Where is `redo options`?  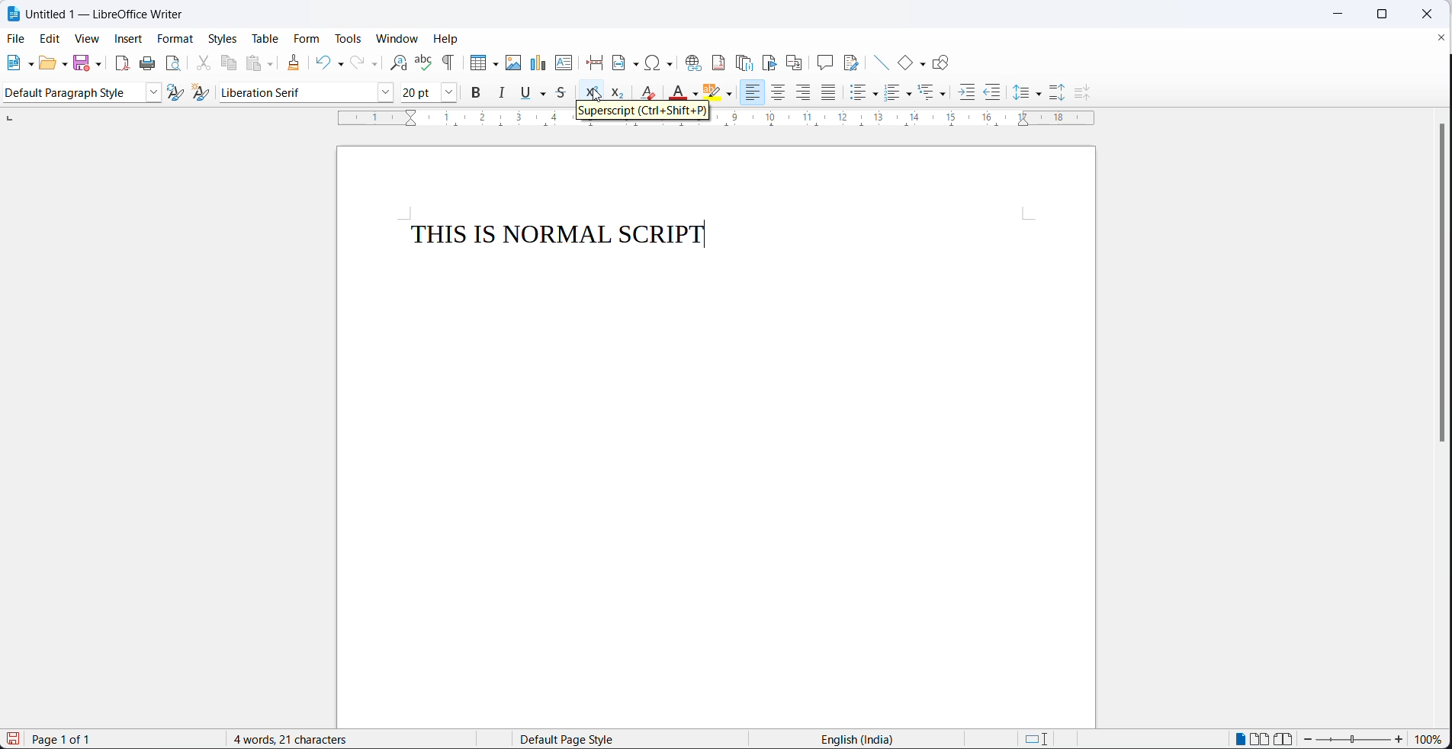
redo options is located at coordinates (374, 64).